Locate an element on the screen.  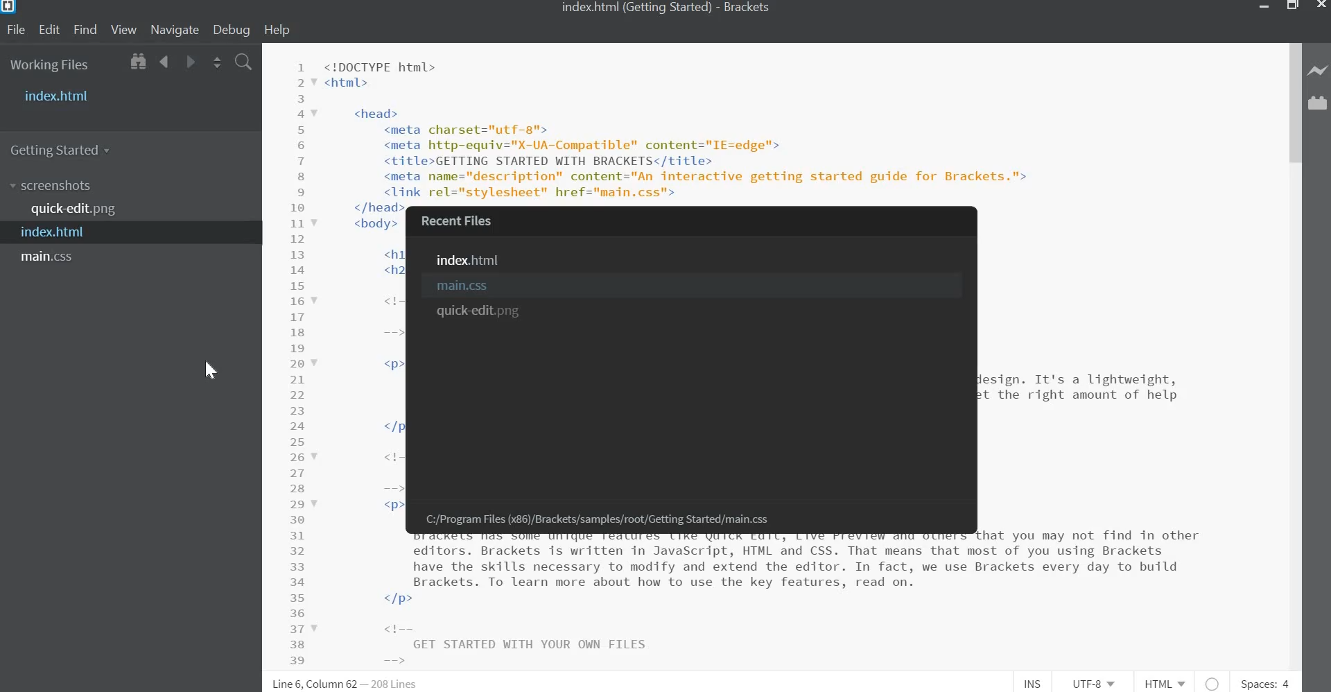
Spaces is located at coordinates (1264, 684).